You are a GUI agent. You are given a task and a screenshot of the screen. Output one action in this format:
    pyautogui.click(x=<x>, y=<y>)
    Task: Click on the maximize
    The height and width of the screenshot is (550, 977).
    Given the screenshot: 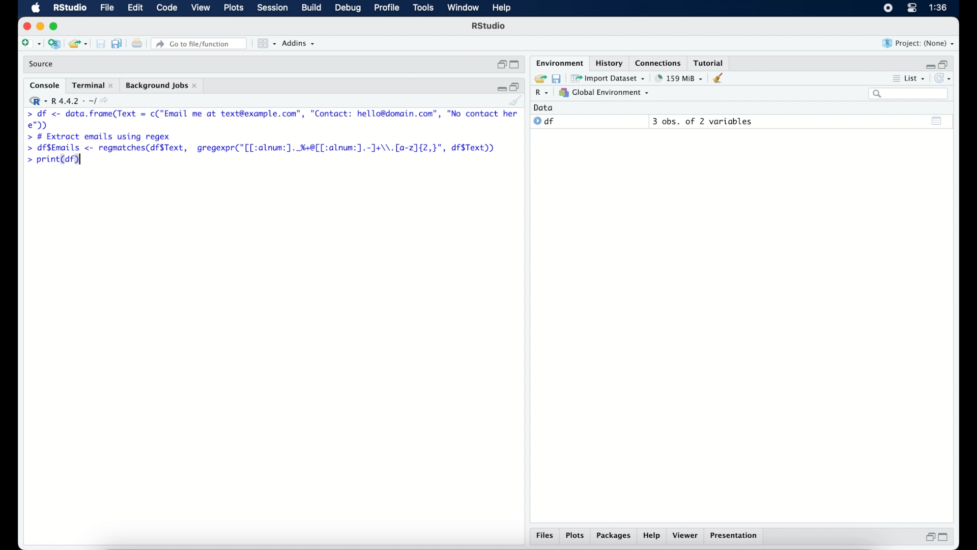 What is the action you would take?
    pyautogui.click(x=944, y=538)
    